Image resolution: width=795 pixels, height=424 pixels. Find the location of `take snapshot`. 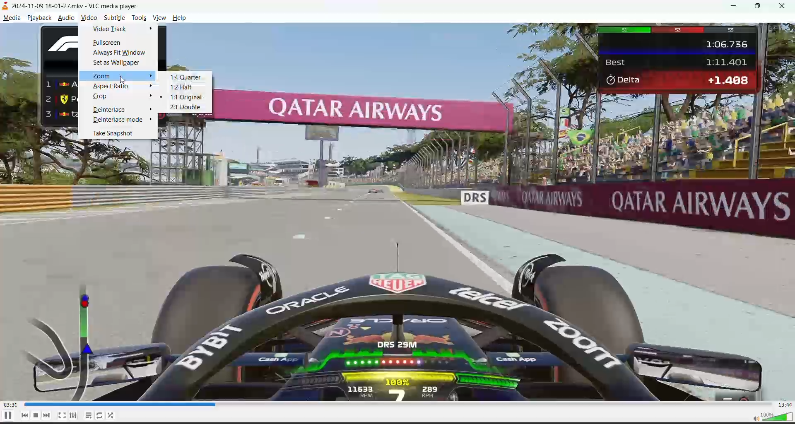

take snapshot is located at coordinates (116, 134).